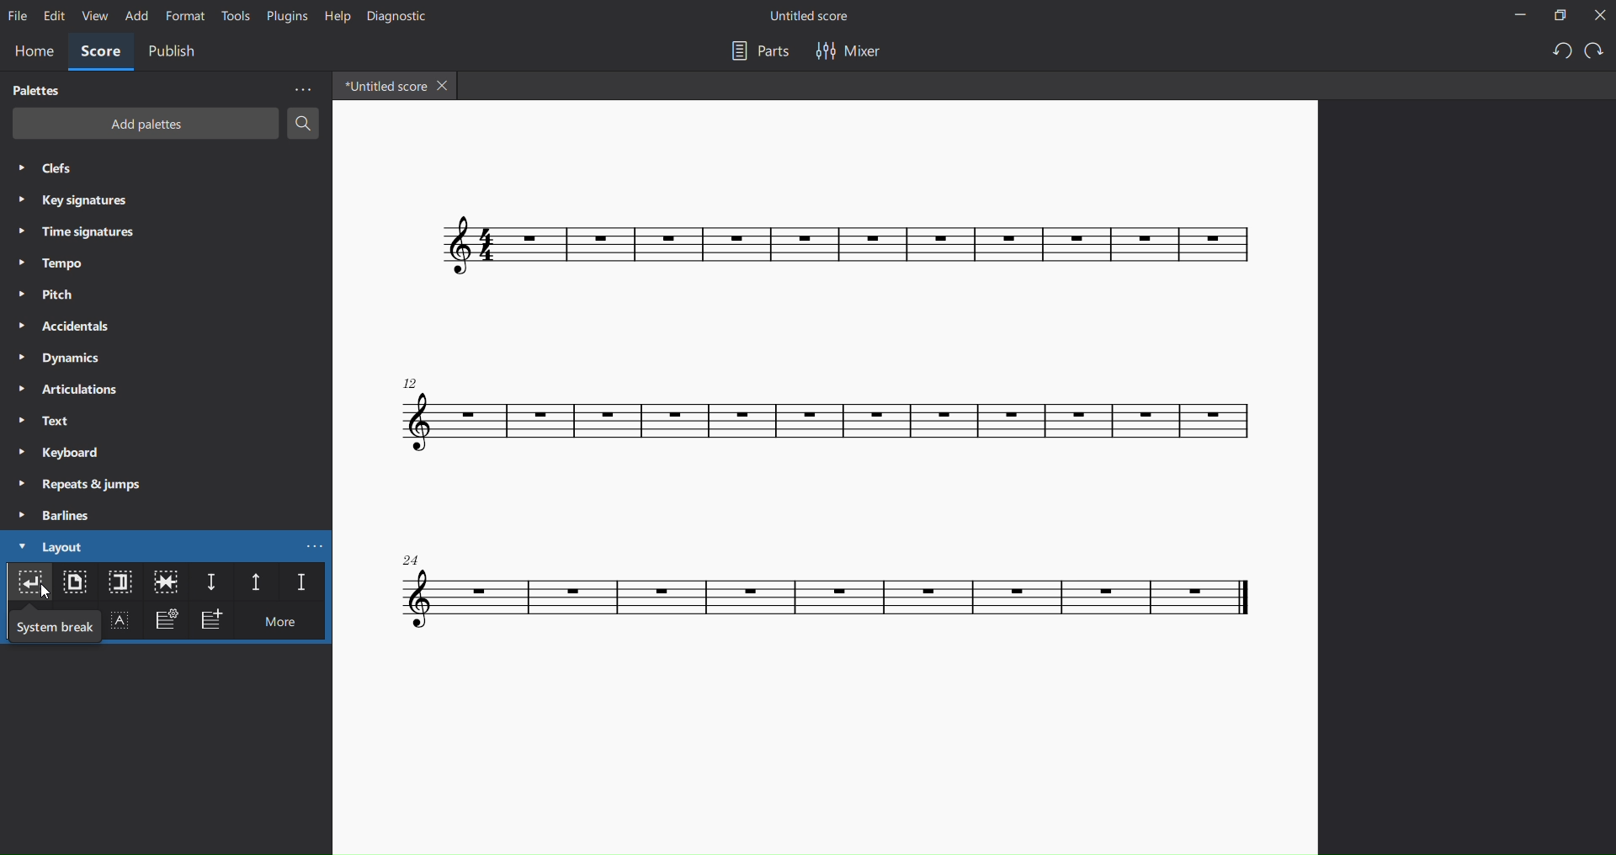 The image size is (1616, 855). What do you see at coordinates (754, 51) in the screenshot?
I see `parts` at bounding box center [754, 51].